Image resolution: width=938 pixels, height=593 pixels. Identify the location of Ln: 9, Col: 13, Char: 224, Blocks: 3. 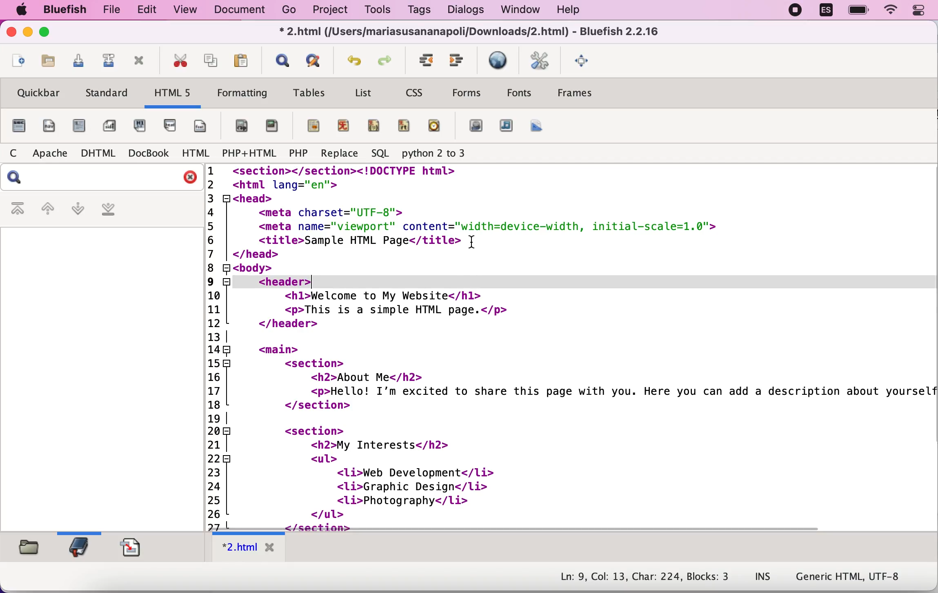
(643, 574).